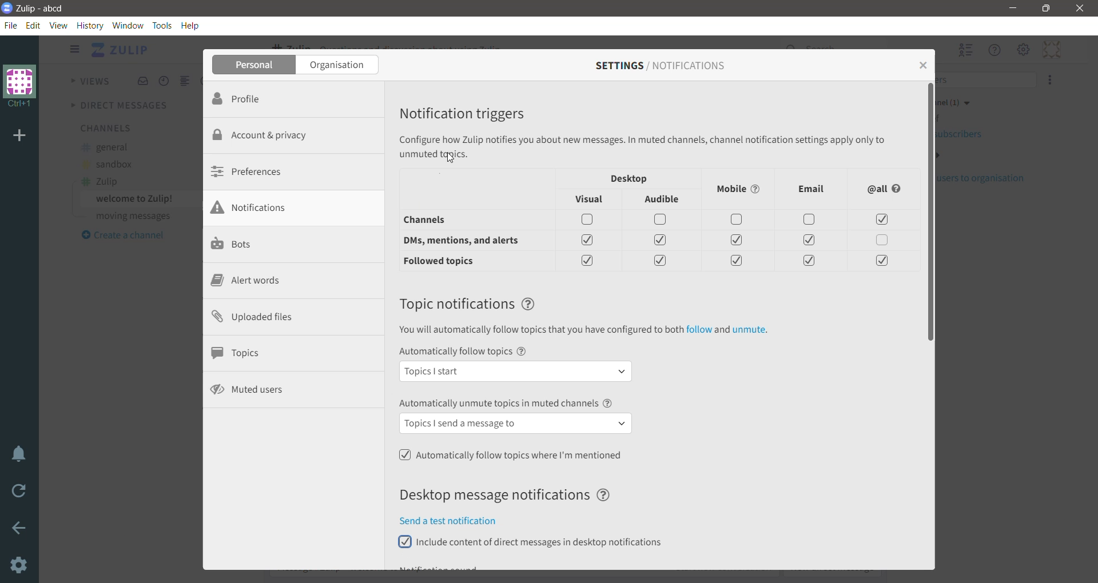 The width and height of the screenshot is (1098, 583). I want to click on File, so click(13, 26).